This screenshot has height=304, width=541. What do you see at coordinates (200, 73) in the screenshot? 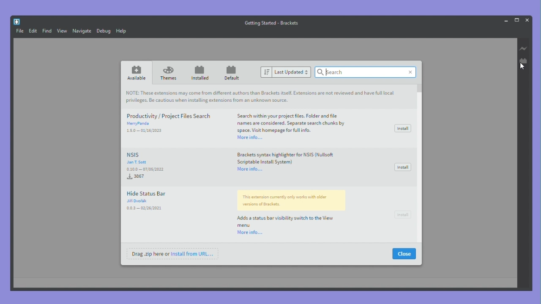
I see `Installed` at bounding box center [200, 73].